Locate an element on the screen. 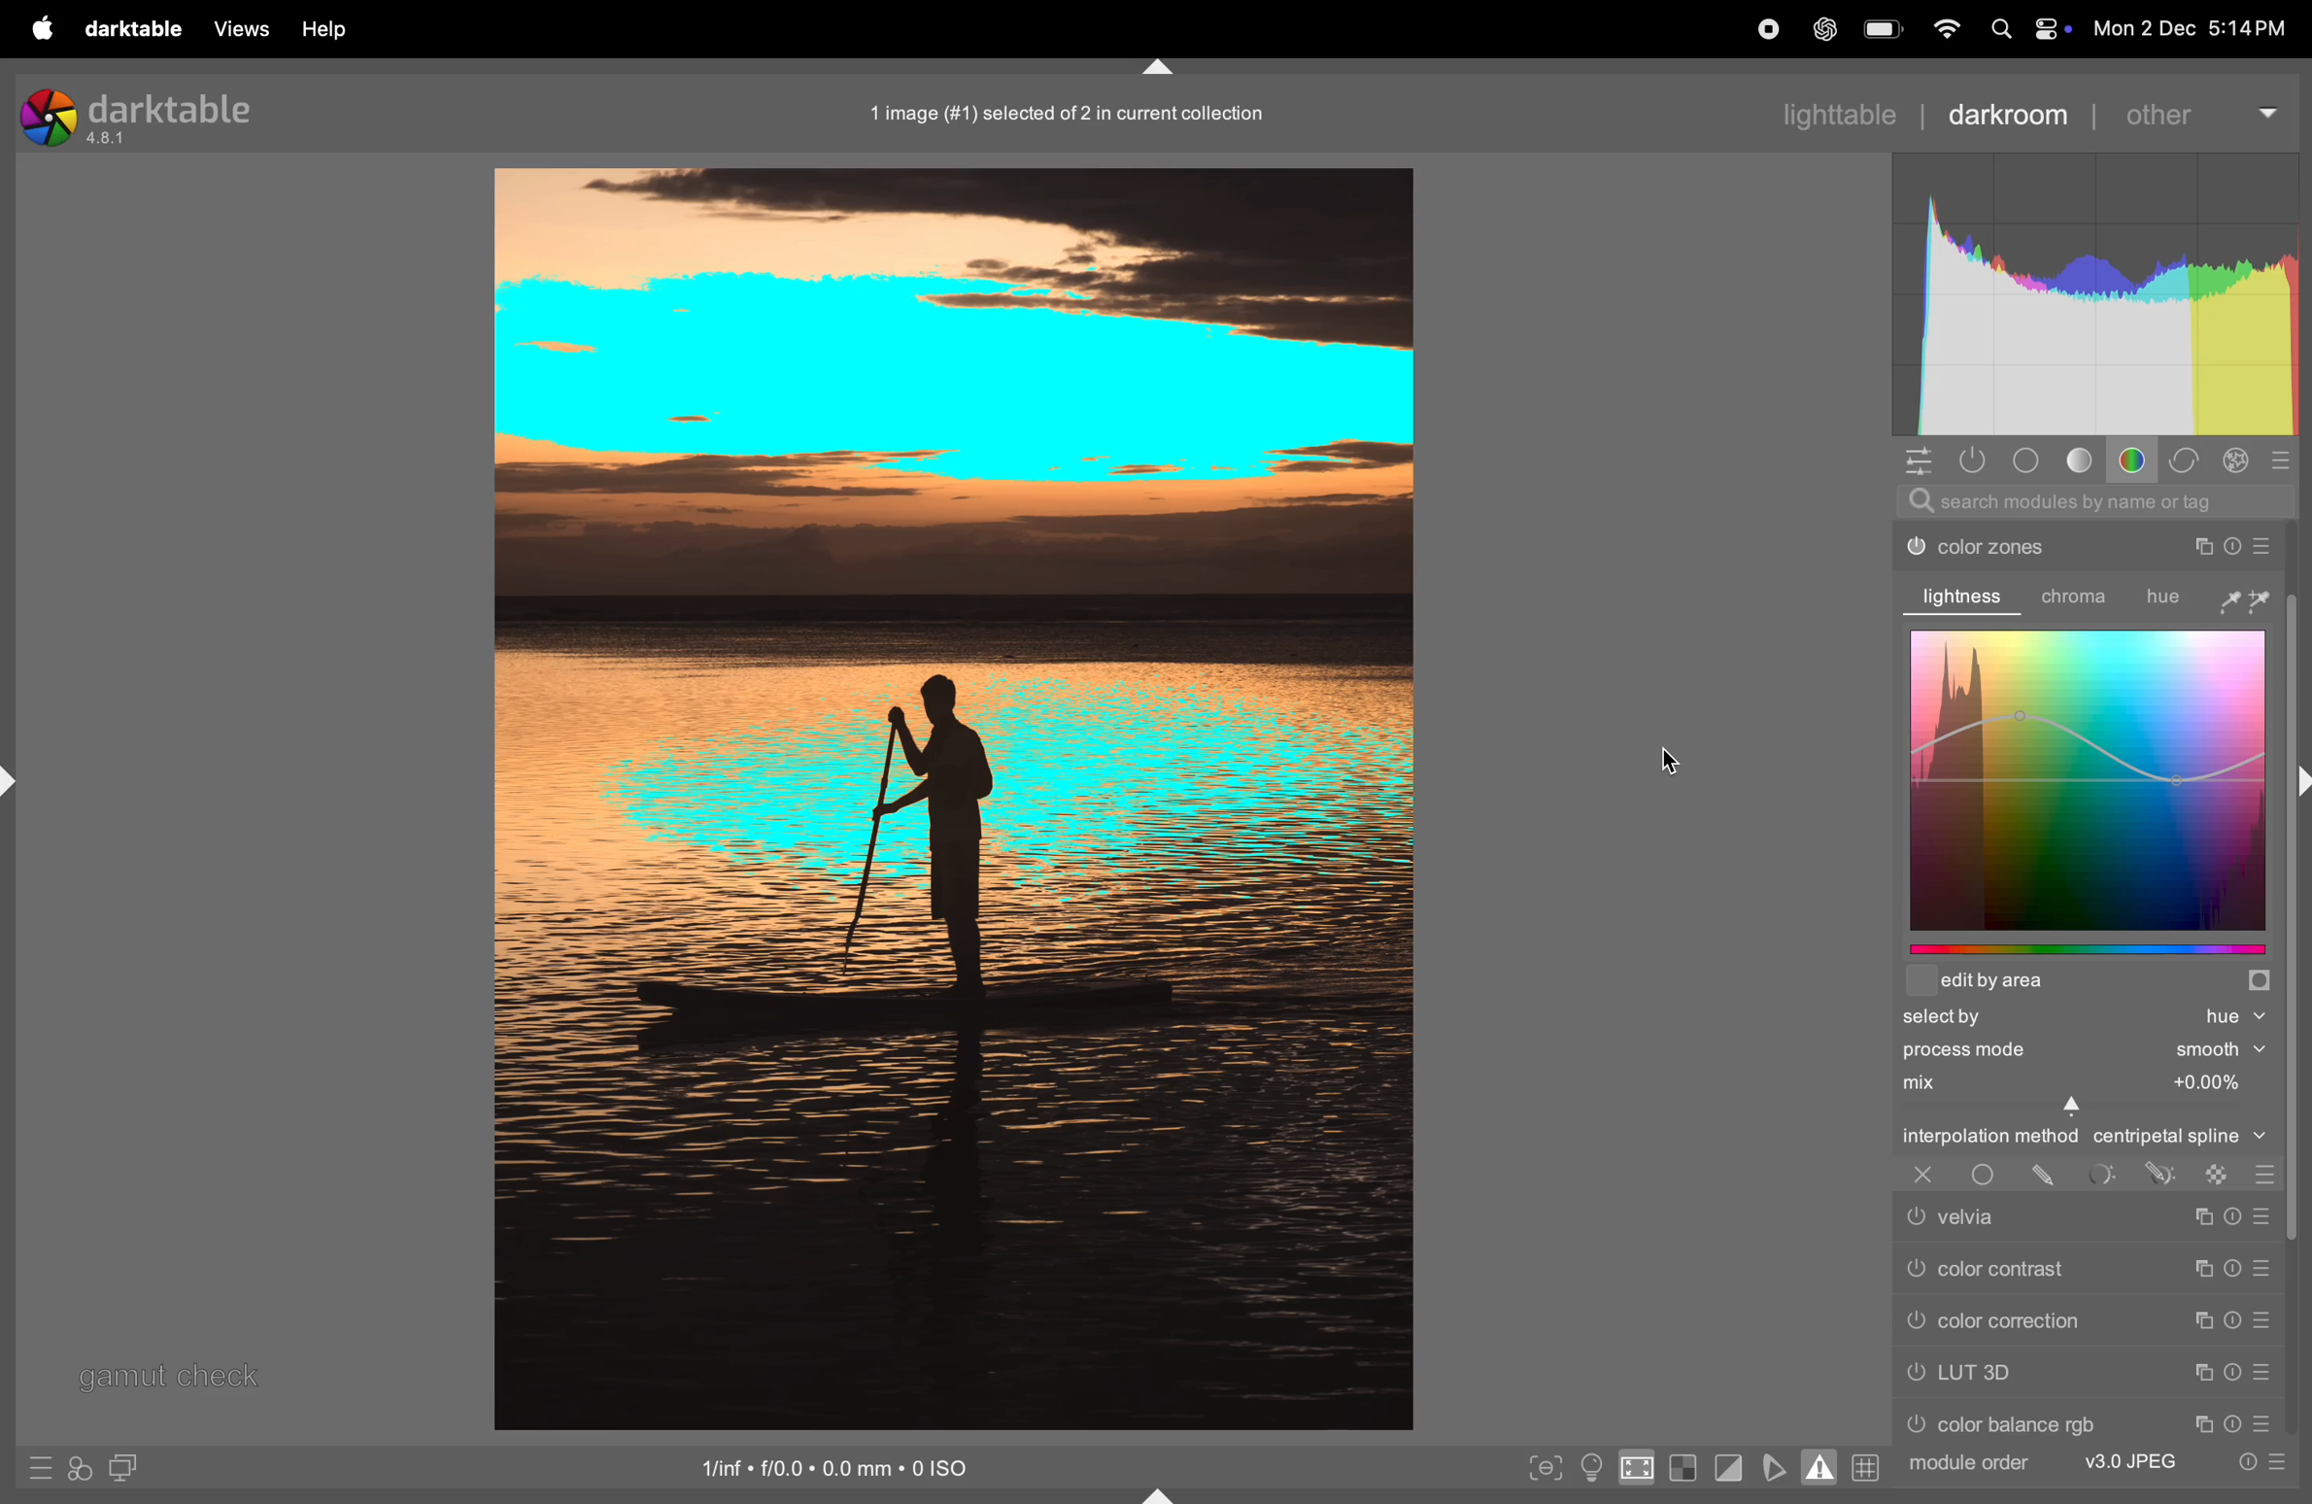   is located at coordinates (2042, 1175).